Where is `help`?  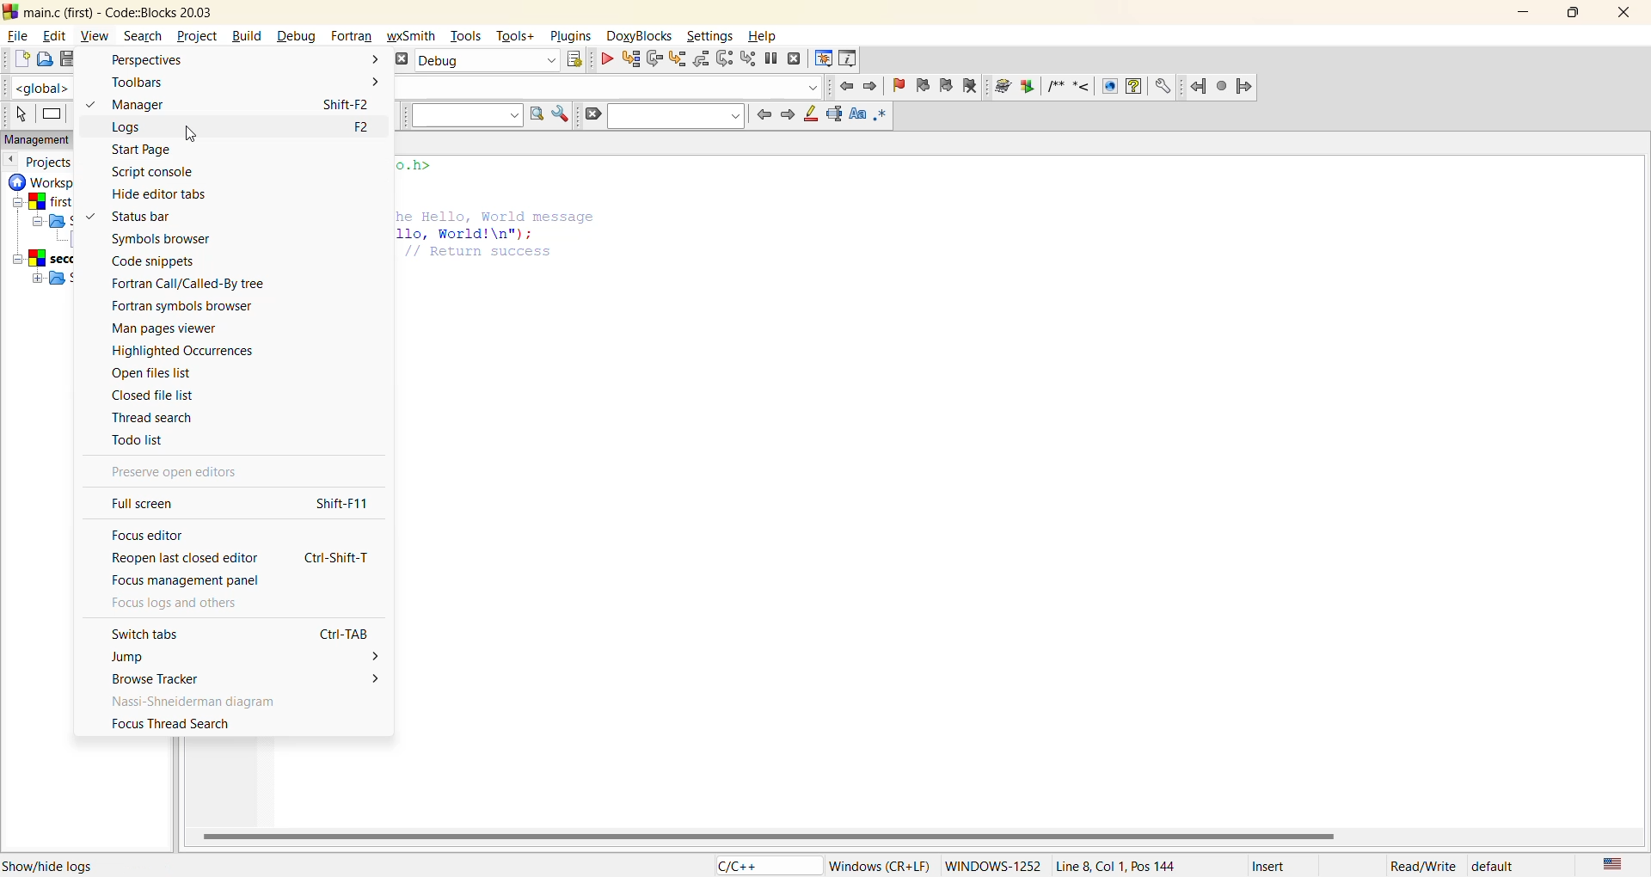
help is located at coordinates (764, 37).